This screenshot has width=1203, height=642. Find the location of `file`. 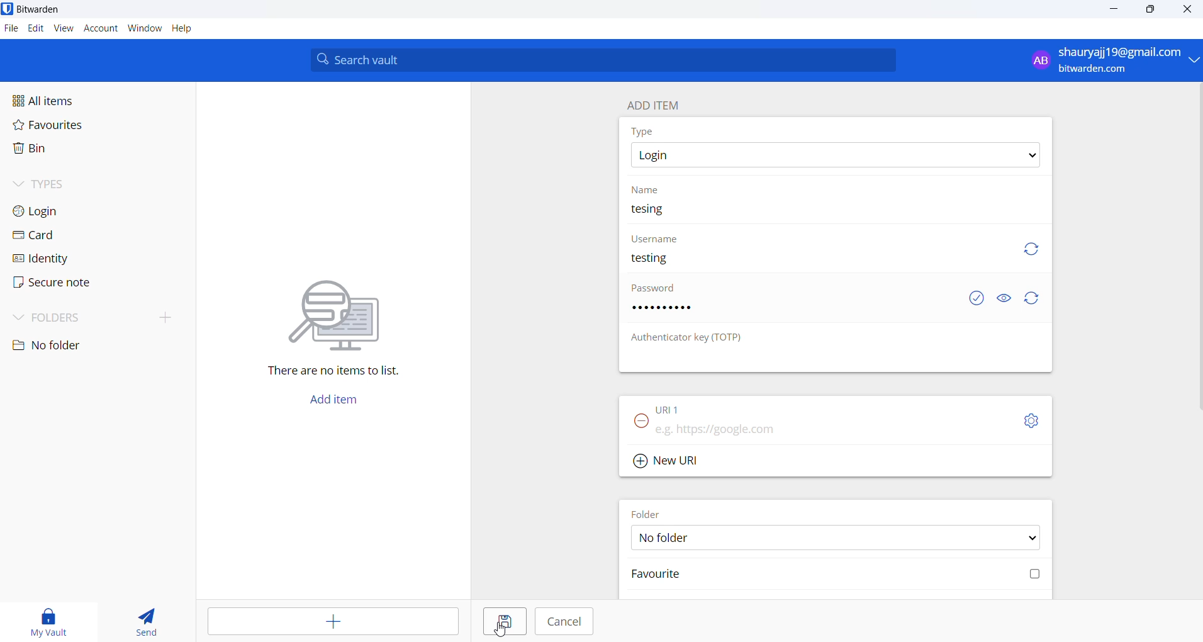

file is located at coordinates (11, 29).